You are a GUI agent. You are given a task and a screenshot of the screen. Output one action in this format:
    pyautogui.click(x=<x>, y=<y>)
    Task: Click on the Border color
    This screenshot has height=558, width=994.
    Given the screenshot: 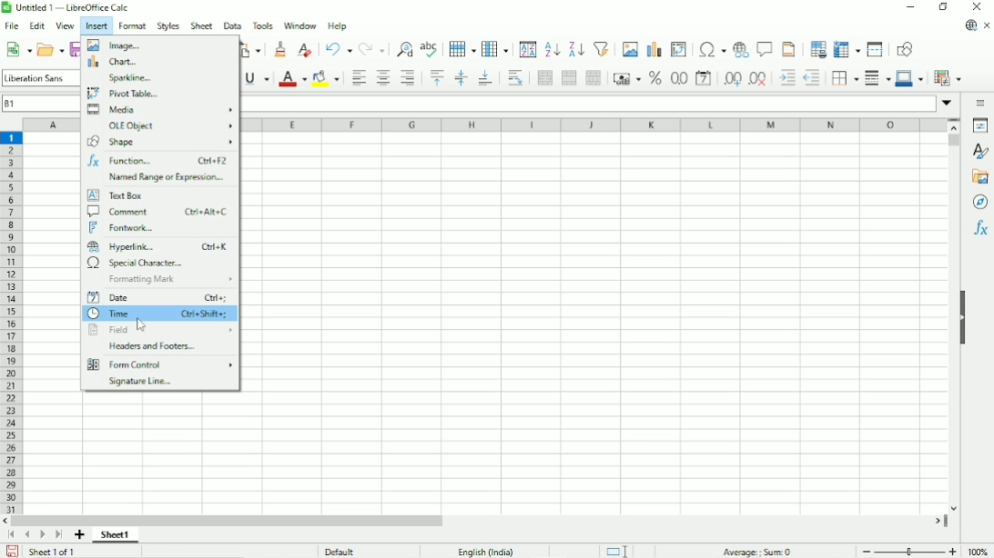 What is the action you would take?
    pyautogui.click(x=910, y=78)
    